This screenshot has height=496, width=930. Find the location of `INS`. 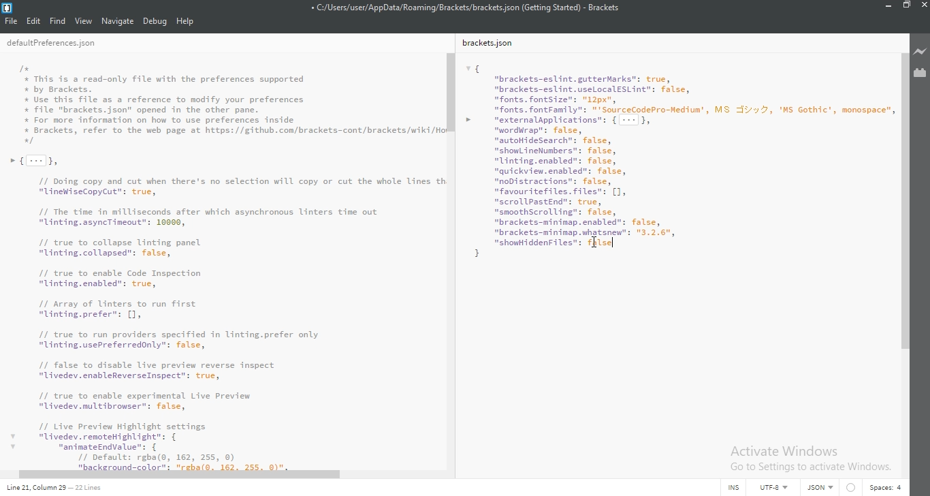

INS is located at coordinates (738, 488).